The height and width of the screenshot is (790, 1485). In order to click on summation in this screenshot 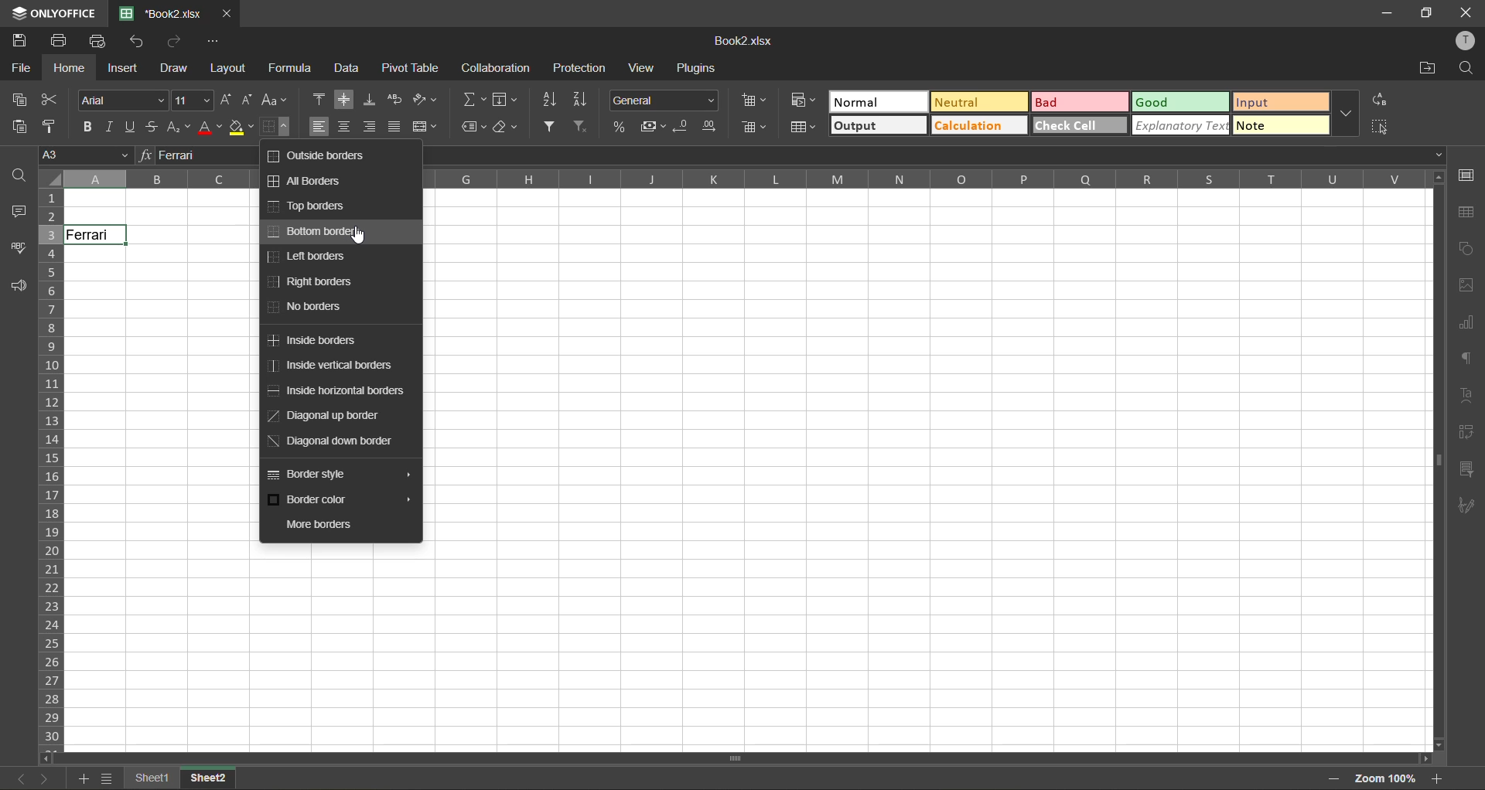, I will do `click(473, 98)`.